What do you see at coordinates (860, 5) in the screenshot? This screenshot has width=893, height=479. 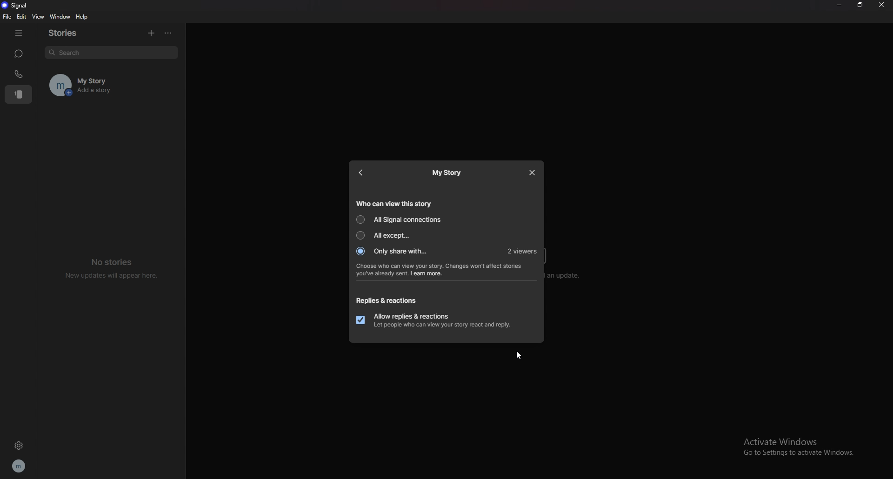 I see `resize` at bounding box center [860, 5].